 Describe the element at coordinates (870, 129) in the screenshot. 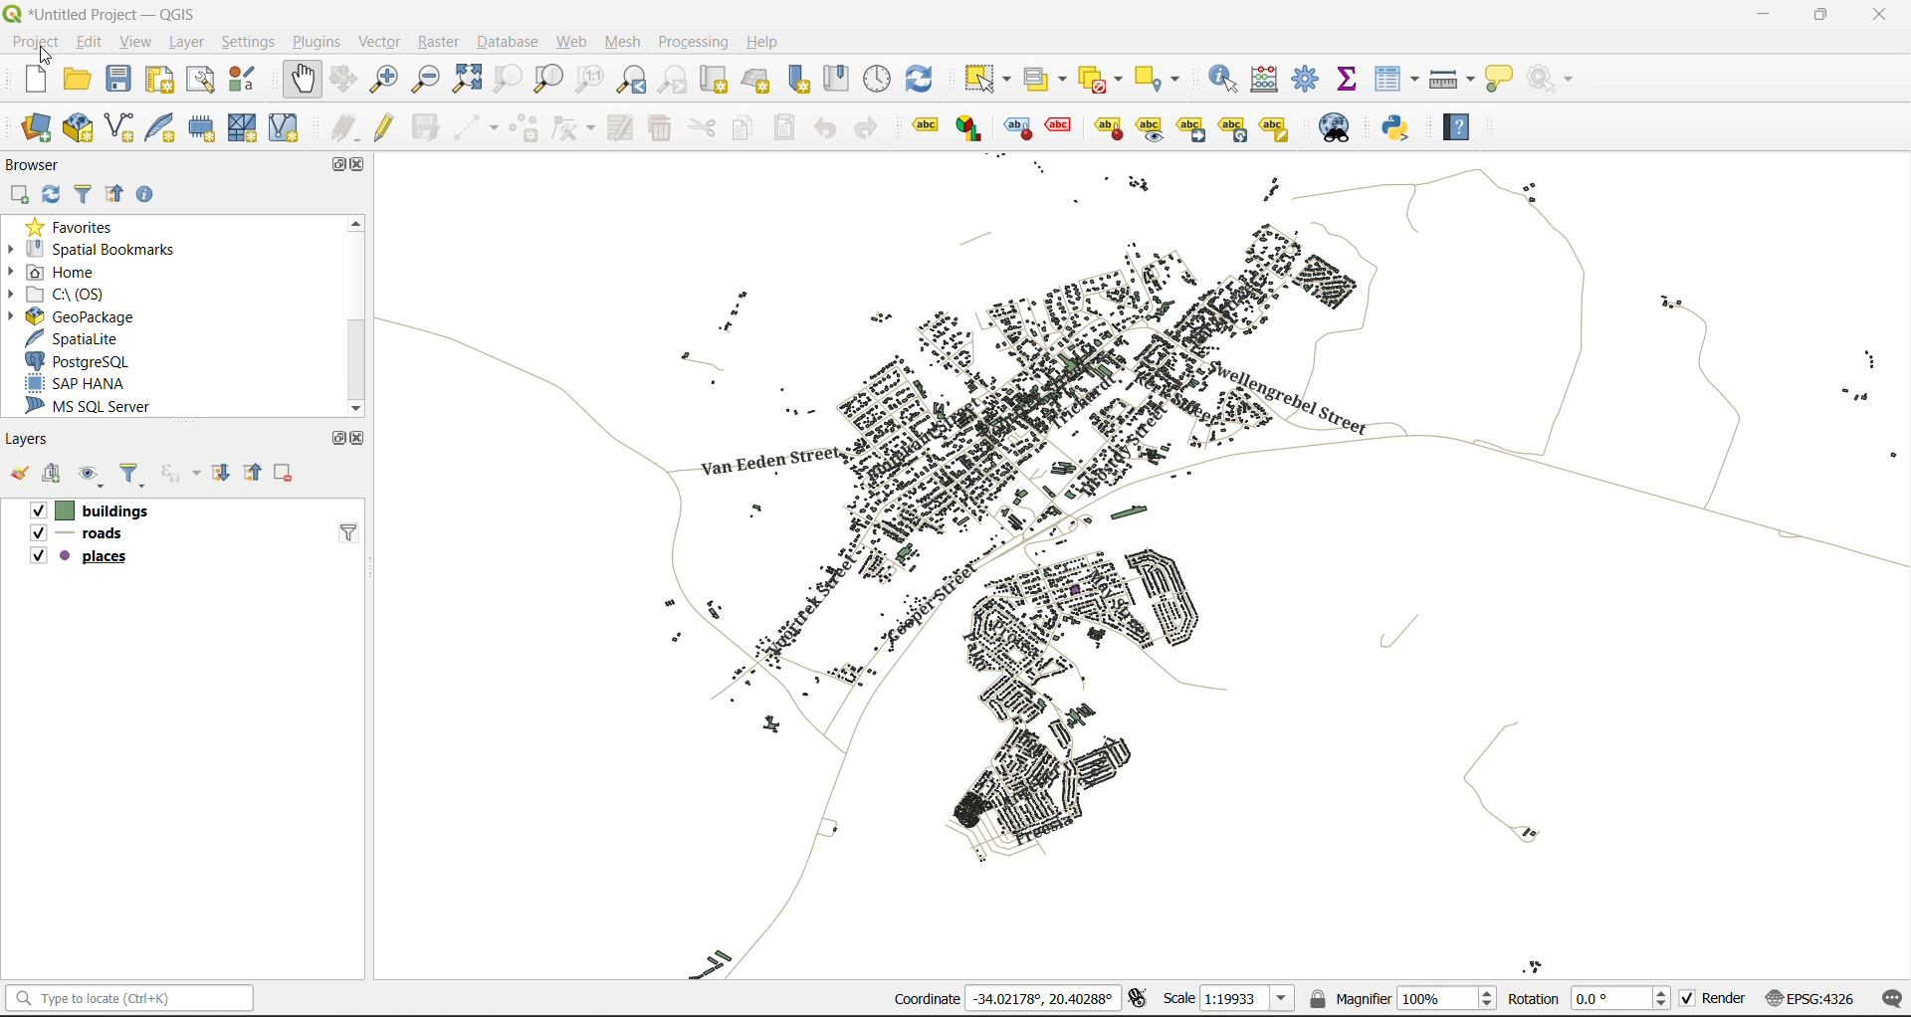

I see `redo` at that location.